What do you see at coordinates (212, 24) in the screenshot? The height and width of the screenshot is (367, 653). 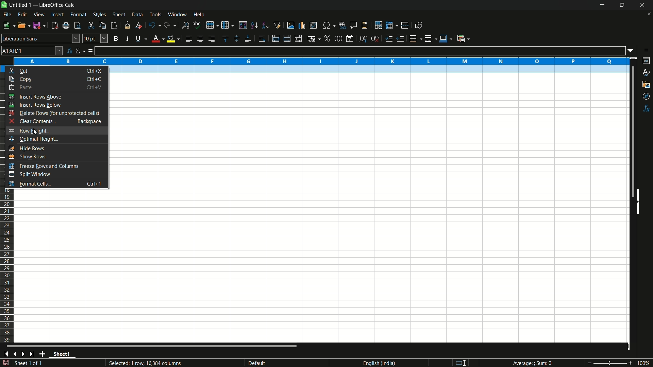 I see `row` at bounding box center [212, 24].